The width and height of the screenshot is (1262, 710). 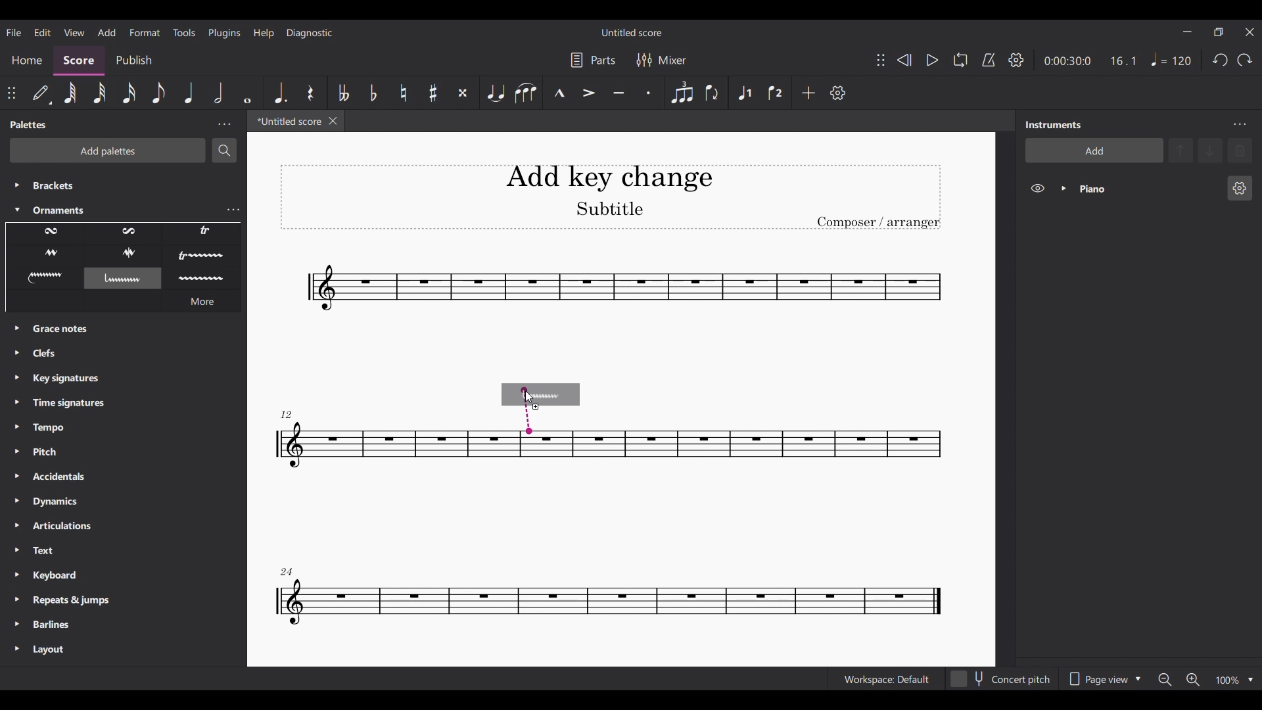 I want to click on Other palette options, so click(x=125, y=498).